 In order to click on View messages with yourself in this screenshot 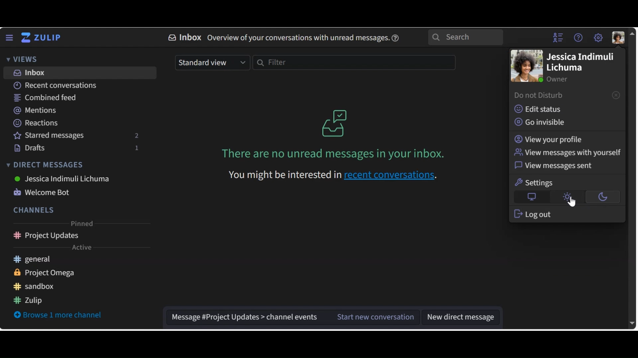, I will do `click(567, 153)`.